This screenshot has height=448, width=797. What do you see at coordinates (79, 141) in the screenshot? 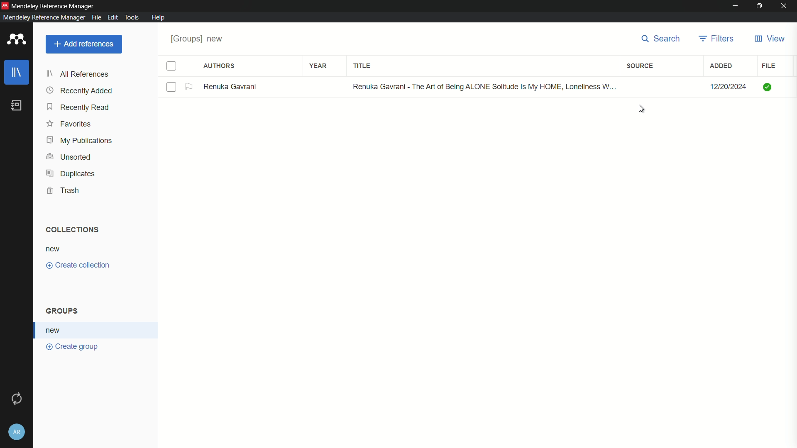
I see `my publications` at bounding box center [79, 141].